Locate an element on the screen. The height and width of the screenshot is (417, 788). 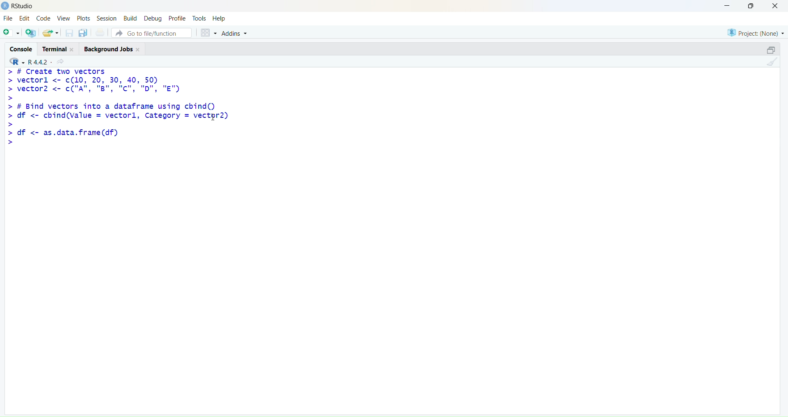
View current directory is located at coordinates (62, 62).